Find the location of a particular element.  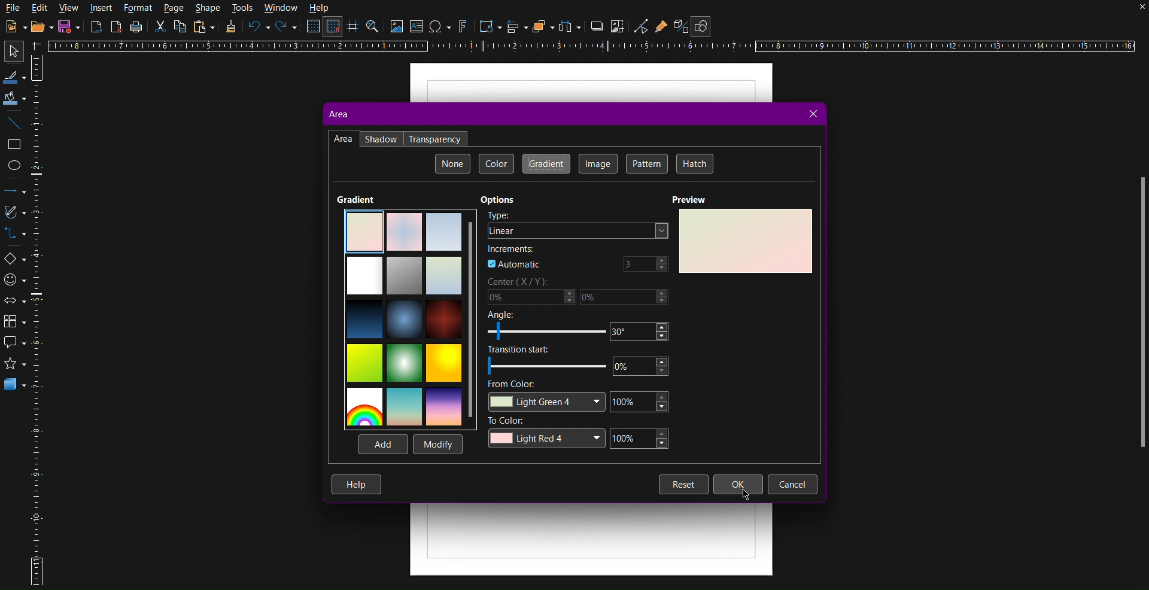

Hatch is located at coordinates (693, 163).